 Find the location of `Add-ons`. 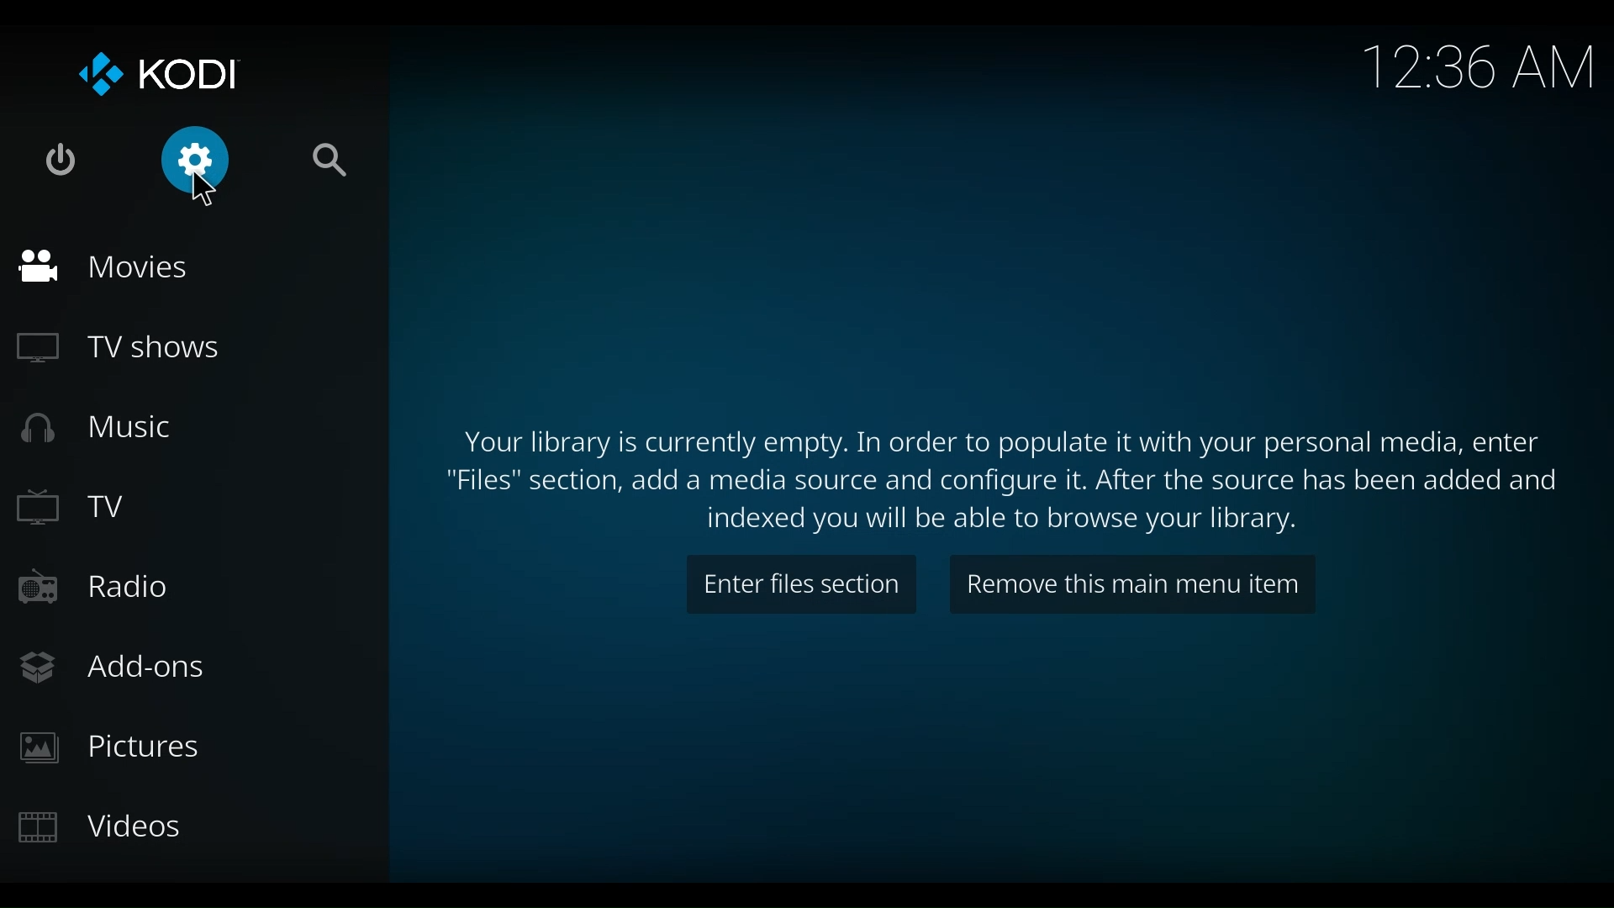

Add-ons is located at coordinates (113, 668).